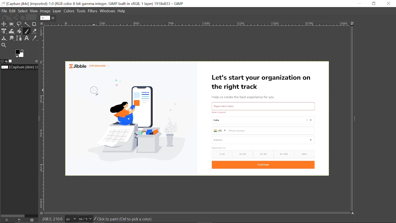 Image resolution: width=396 pixels, height=223 pixels. Describe the element at coordinates (45, 18) in the screenshot. I see `Current image tab` at that location.